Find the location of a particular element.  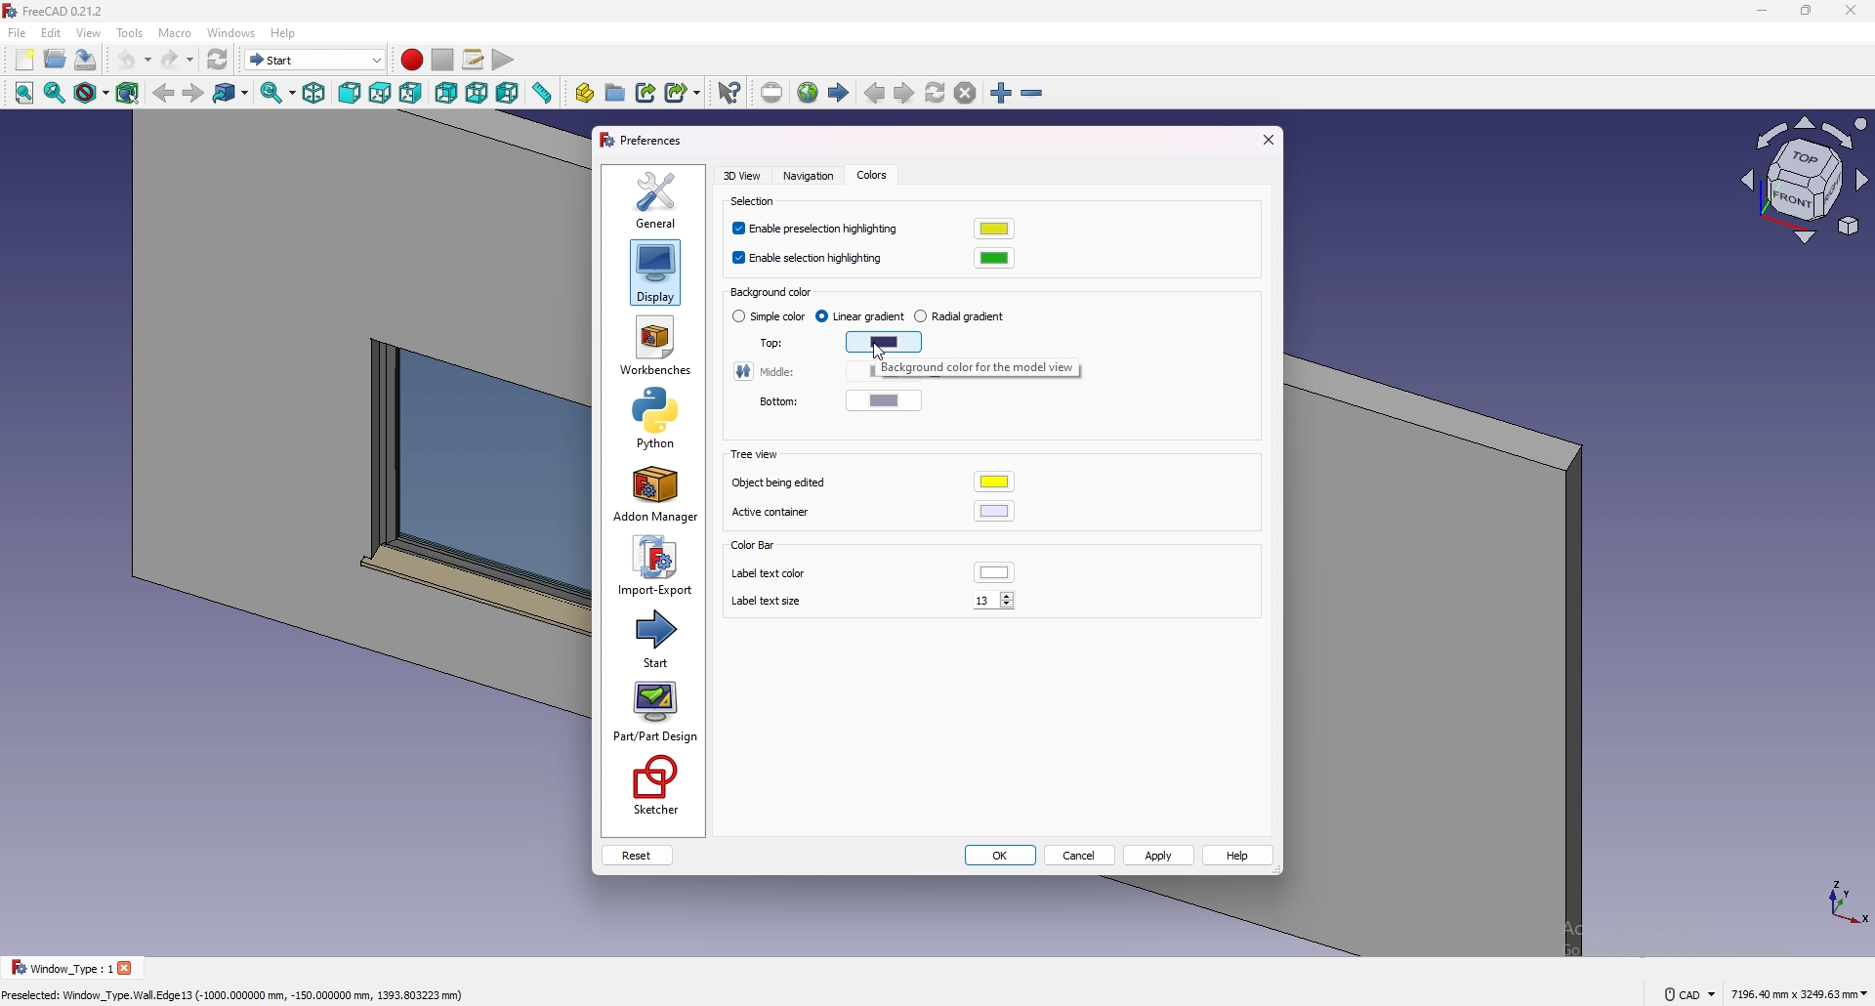

display is located at coordinates (654, 272).